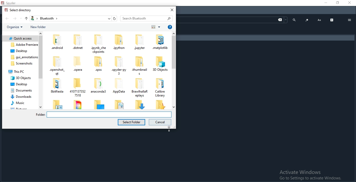 The image size is (356, 182). I want to click on ipython, so click(120, 42).